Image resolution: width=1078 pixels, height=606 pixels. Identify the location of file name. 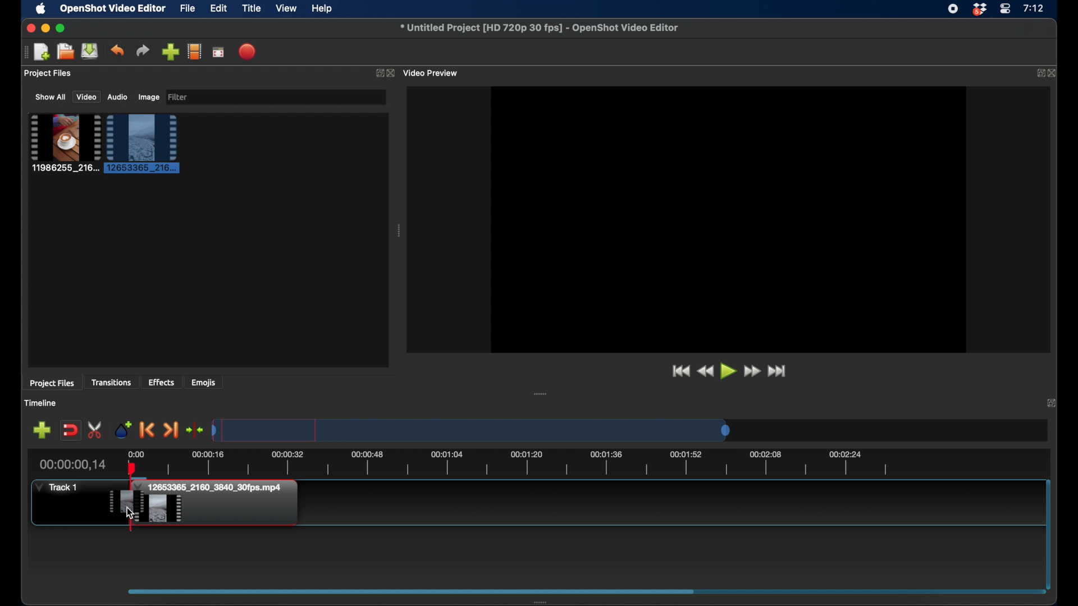
(540, 27).